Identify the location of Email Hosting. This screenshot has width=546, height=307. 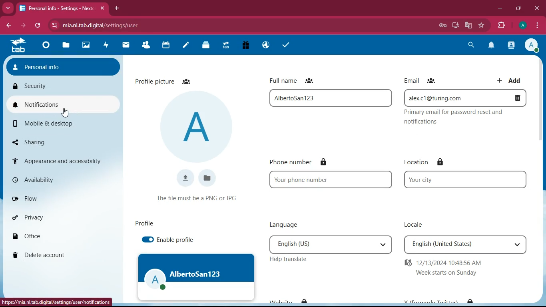
(266, 46).